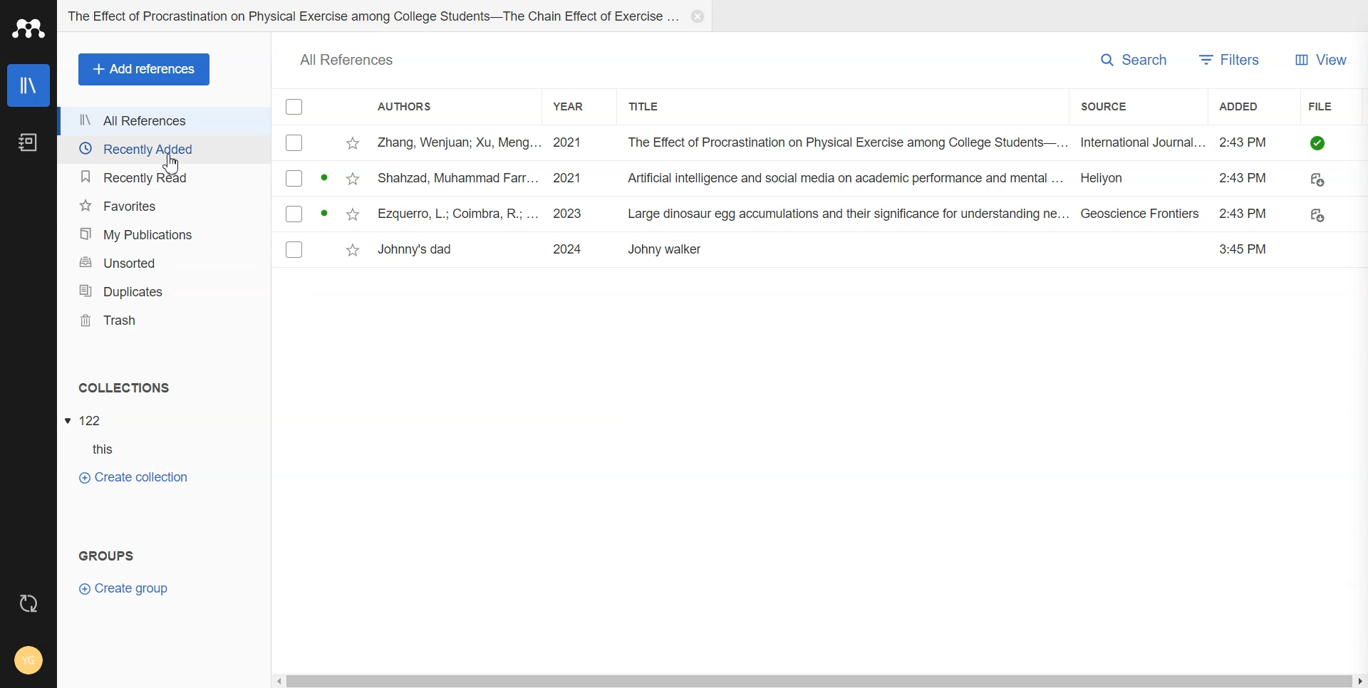 The image size is (1368, 688). Describe the element at coordinates (820, 178) in the screenshot. I see `File` at that location.